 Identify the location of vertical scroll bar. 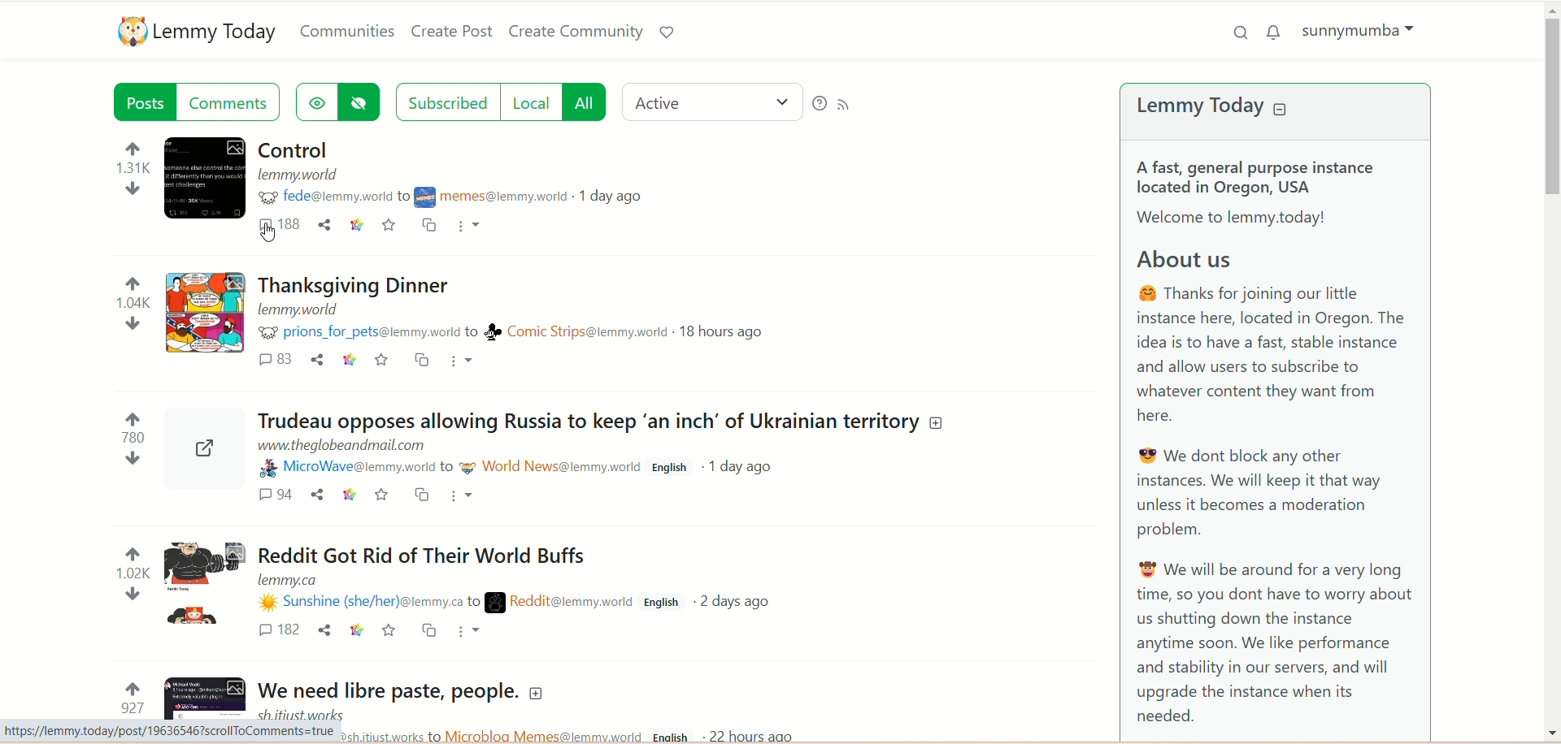
(1551, 368).